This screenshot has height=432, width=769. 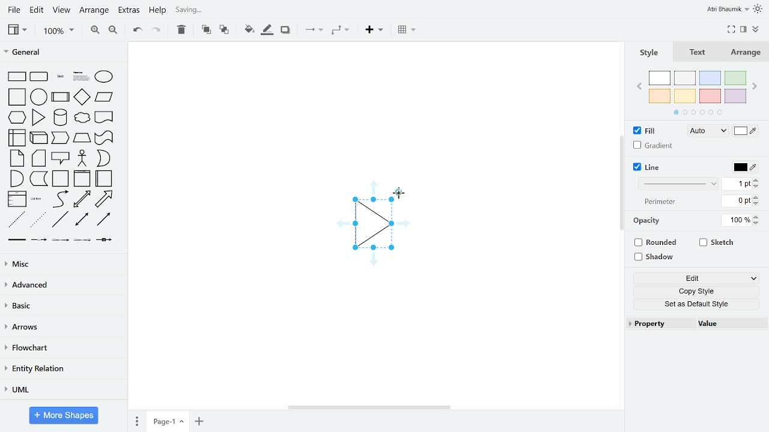 I want to click on format, so click(x=743, y=29).